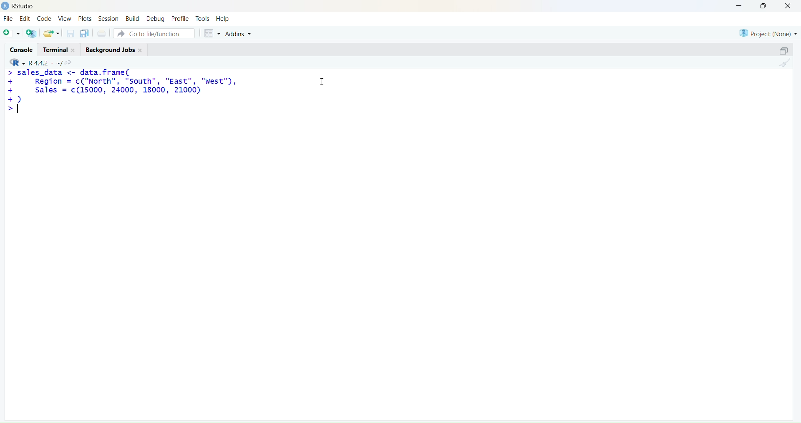 The width and height of the screenshot is (801, 423). I want to click on add script, so click(11, 34).